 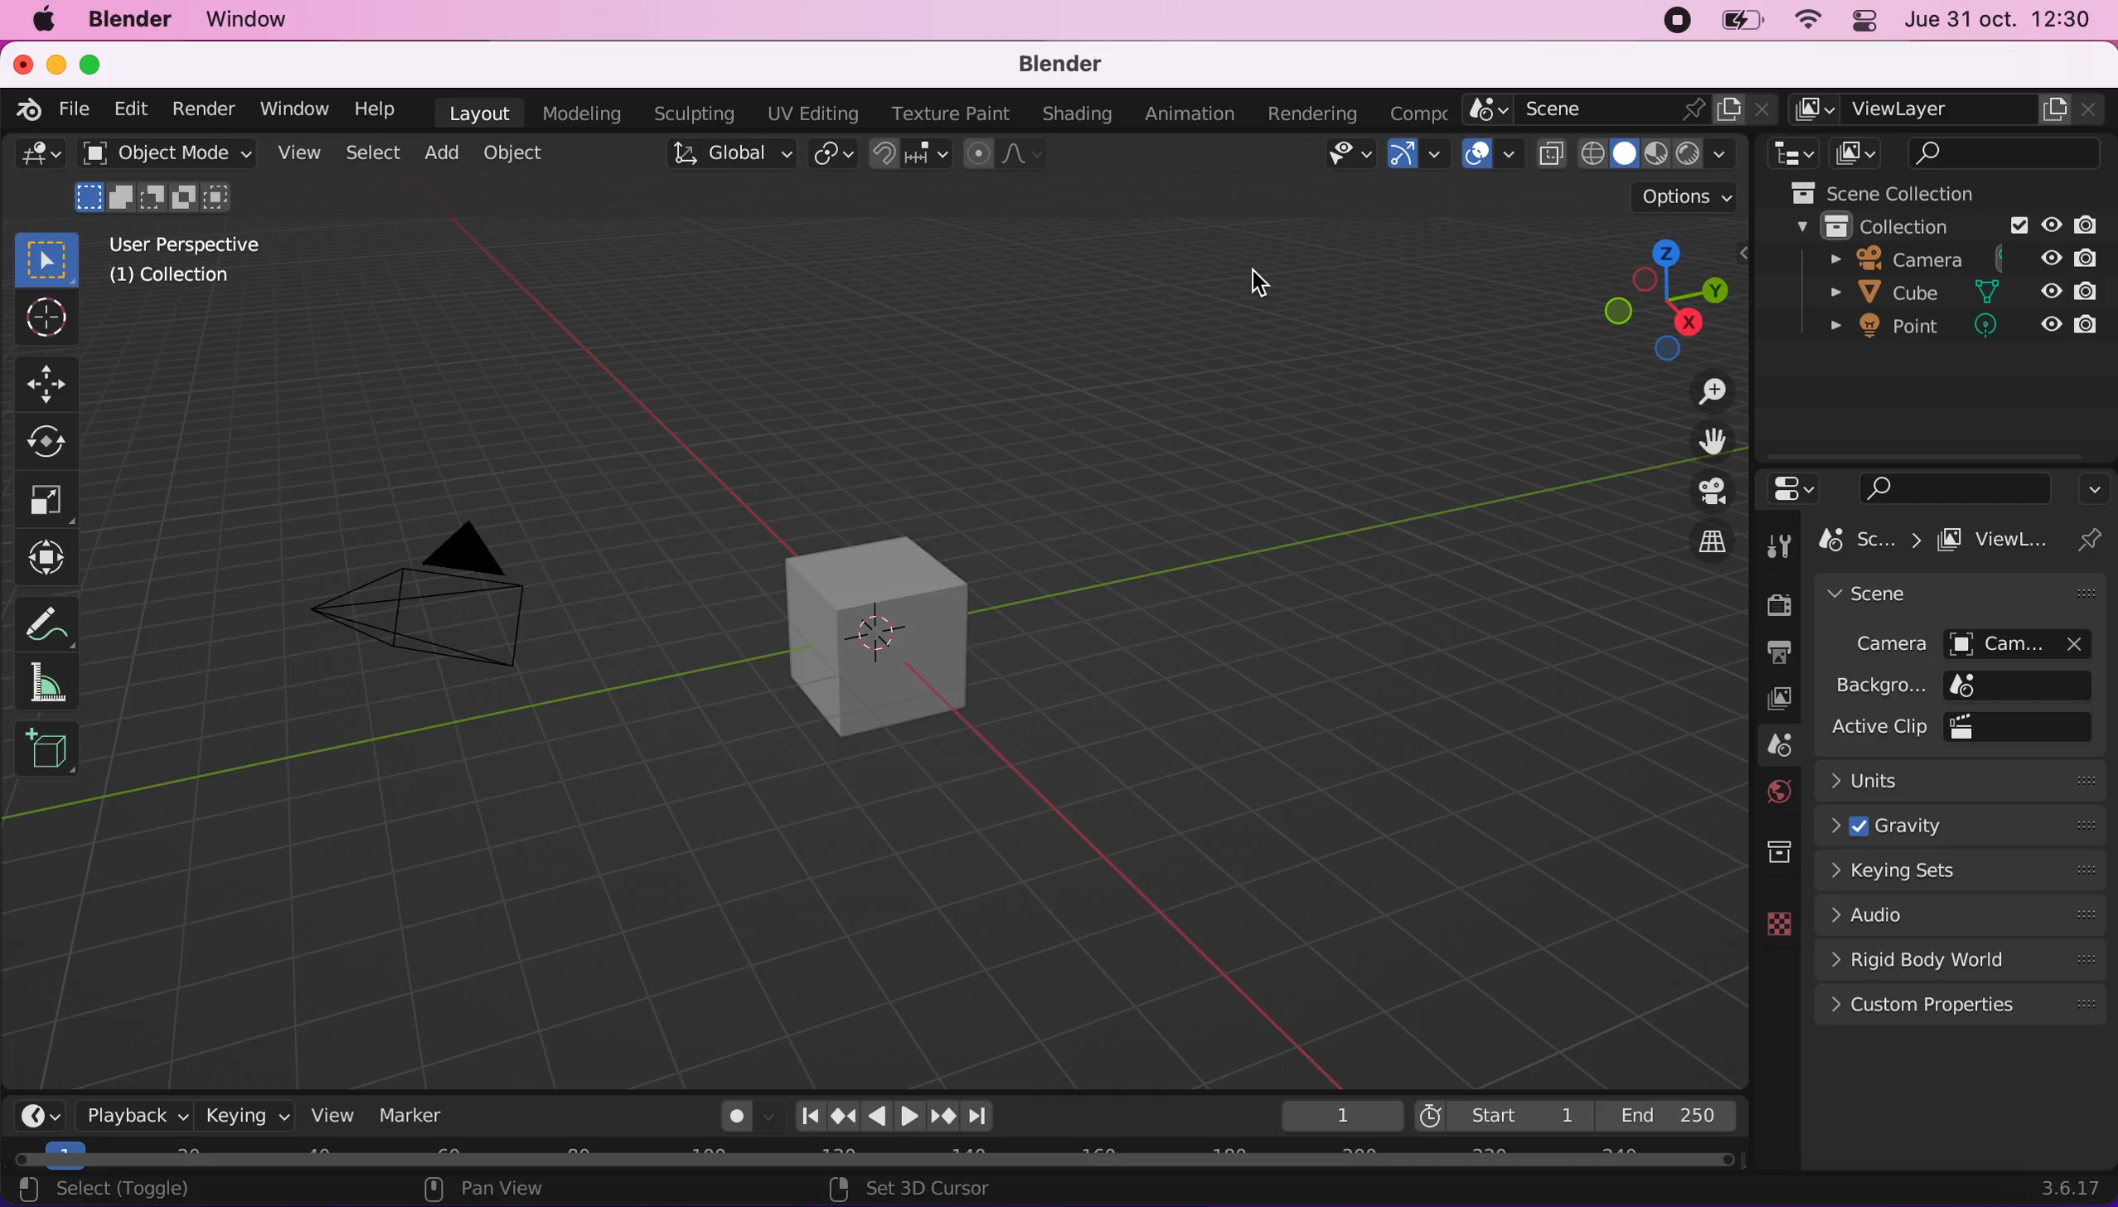 What do you see at coordinates (1673, 1116) in the screenshot?
I see `end 250` at bounding box center [1673, 1116].